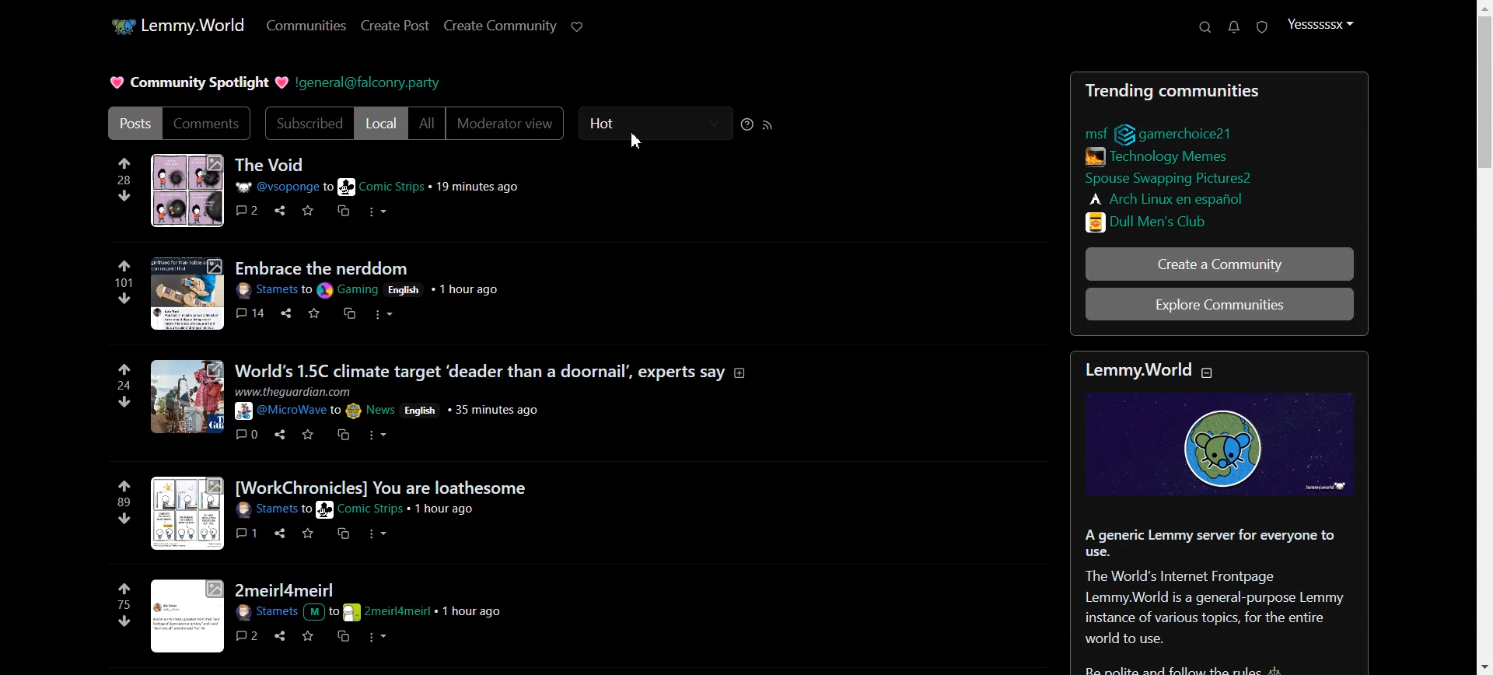 This screenshot has width=1493, height=675. I want to click on downvote, so click(124, 299).